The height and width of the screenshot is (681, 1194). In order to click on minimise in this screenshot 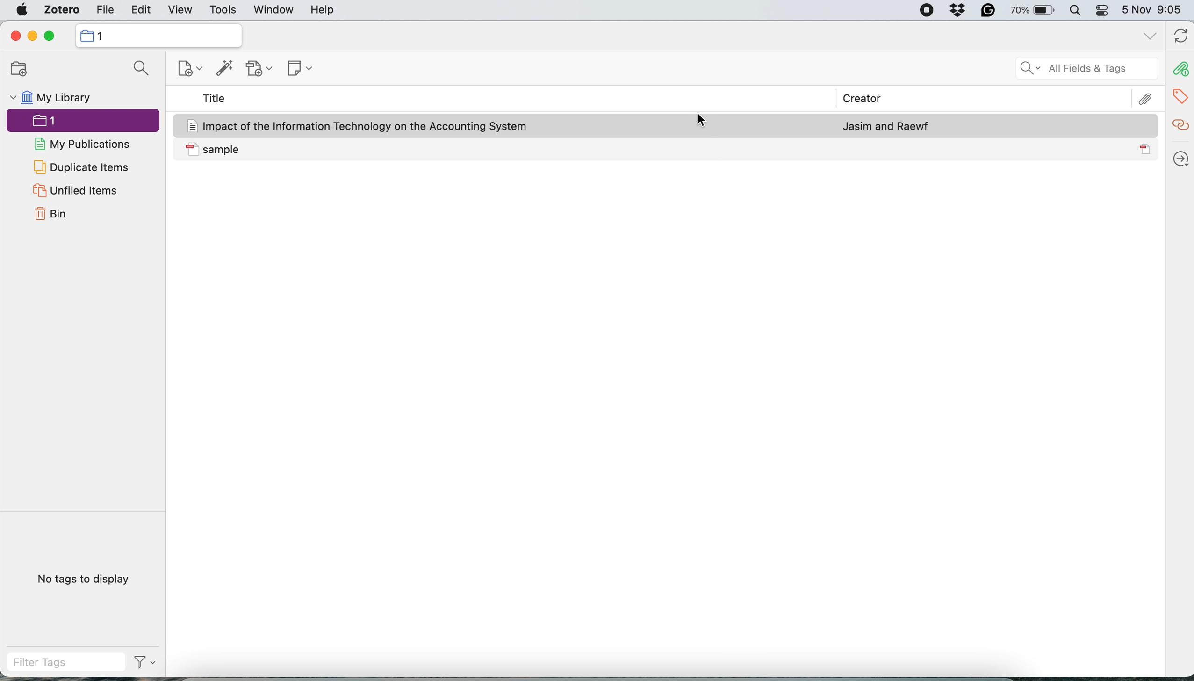, I will do `click(32, 36)`.